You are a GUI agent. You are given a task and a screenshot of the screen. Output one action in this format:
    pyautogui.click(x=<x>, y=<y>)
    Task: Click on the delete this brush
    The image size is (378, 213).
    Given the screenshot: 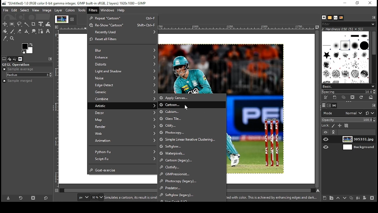 What is the action you would take?
    pyautogui.click(x=353, y=97)
    